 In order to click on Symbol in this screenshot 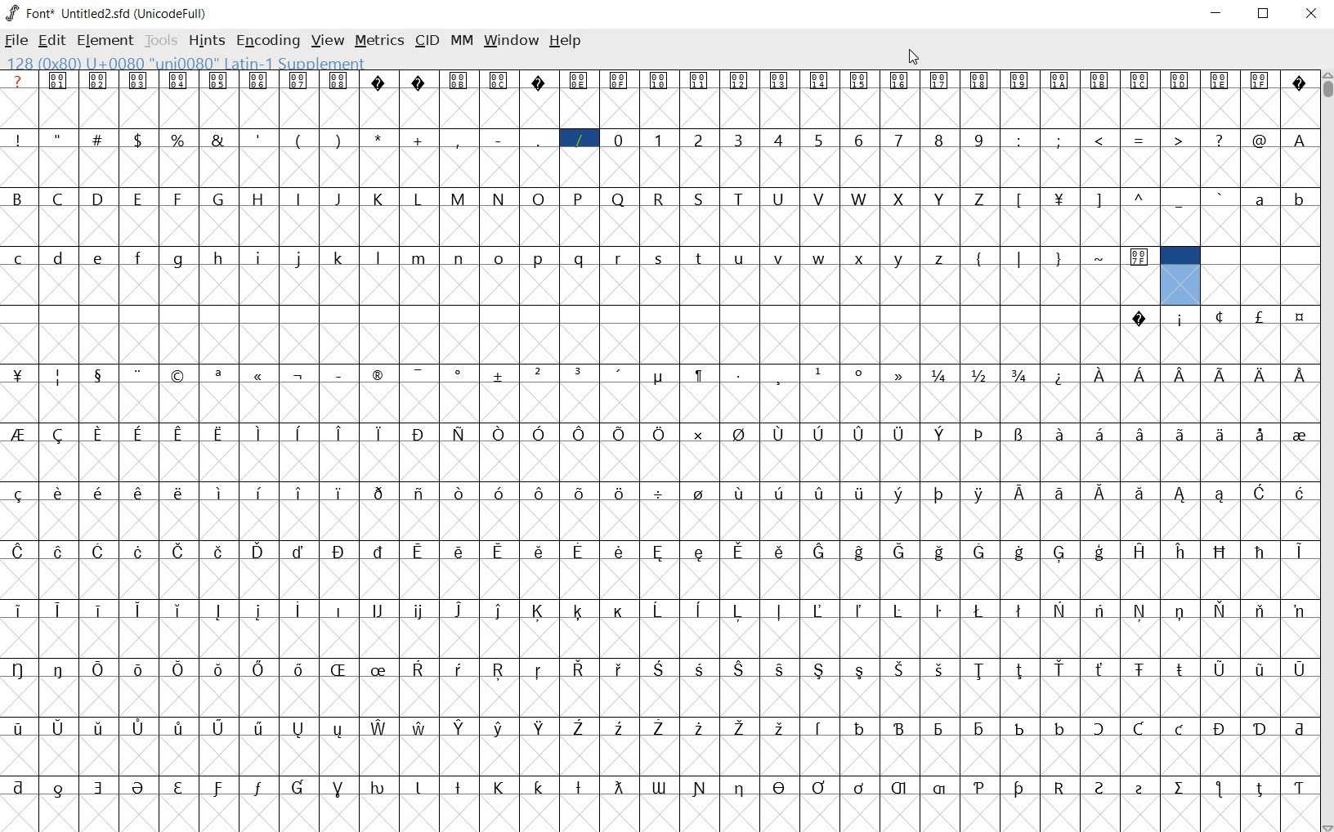, I will do `click(1259, 727)`.